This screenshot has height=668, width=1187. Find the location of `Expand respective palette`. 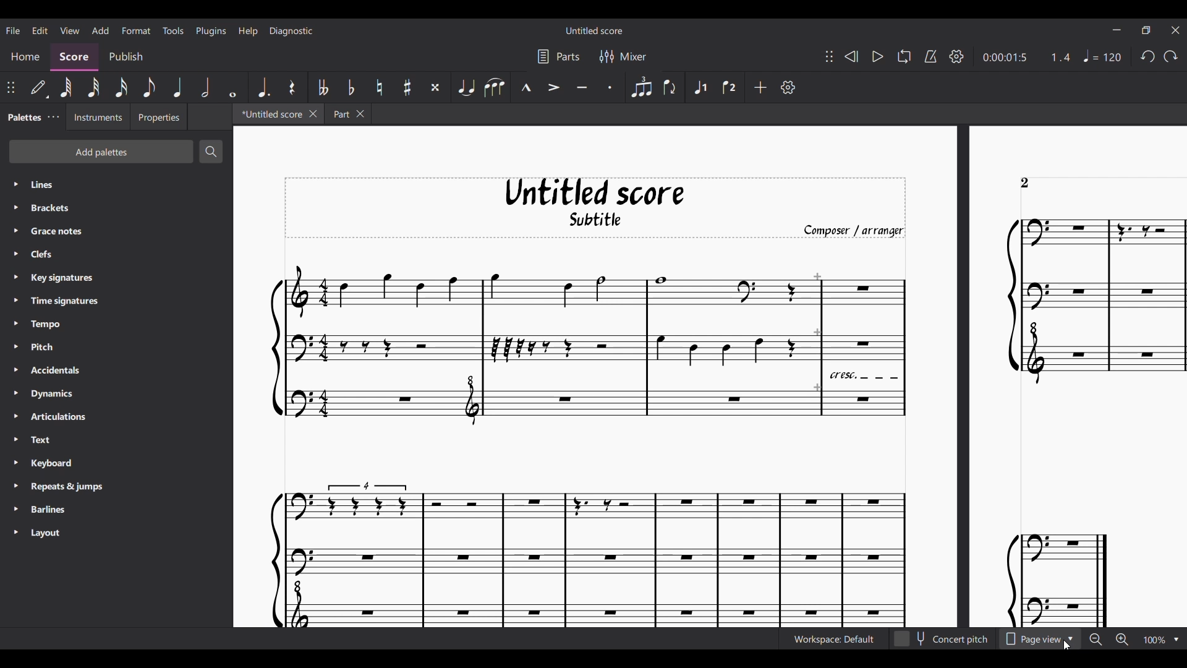

Expand respective palette is located at coordinates (15, 359).